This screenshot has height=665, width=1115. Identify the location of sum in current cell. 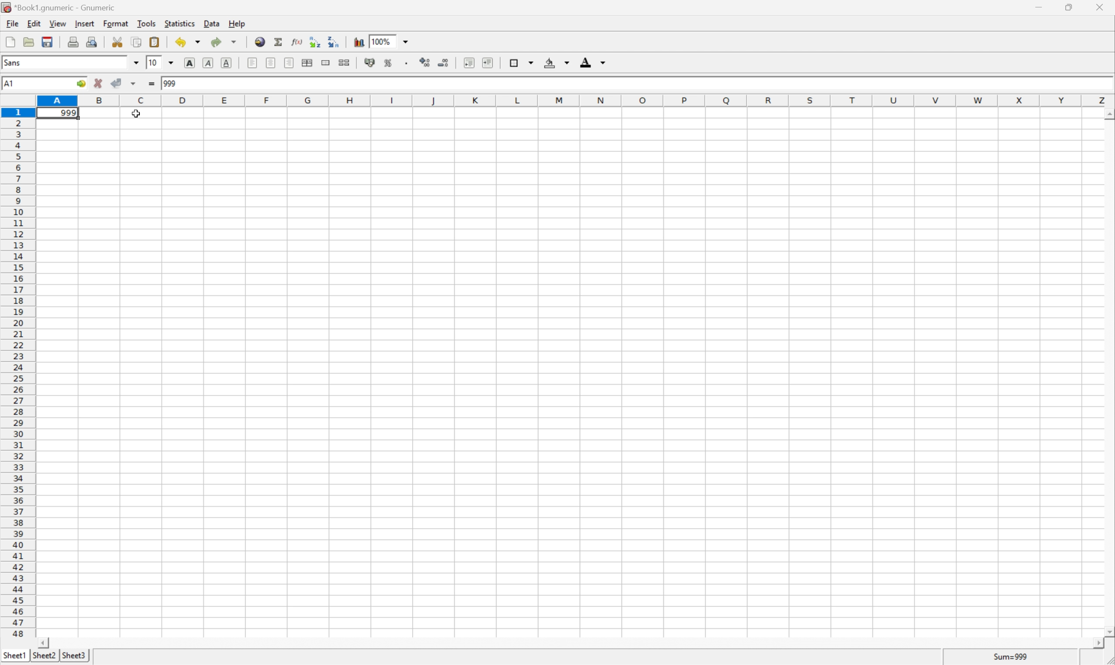
(279, 42).